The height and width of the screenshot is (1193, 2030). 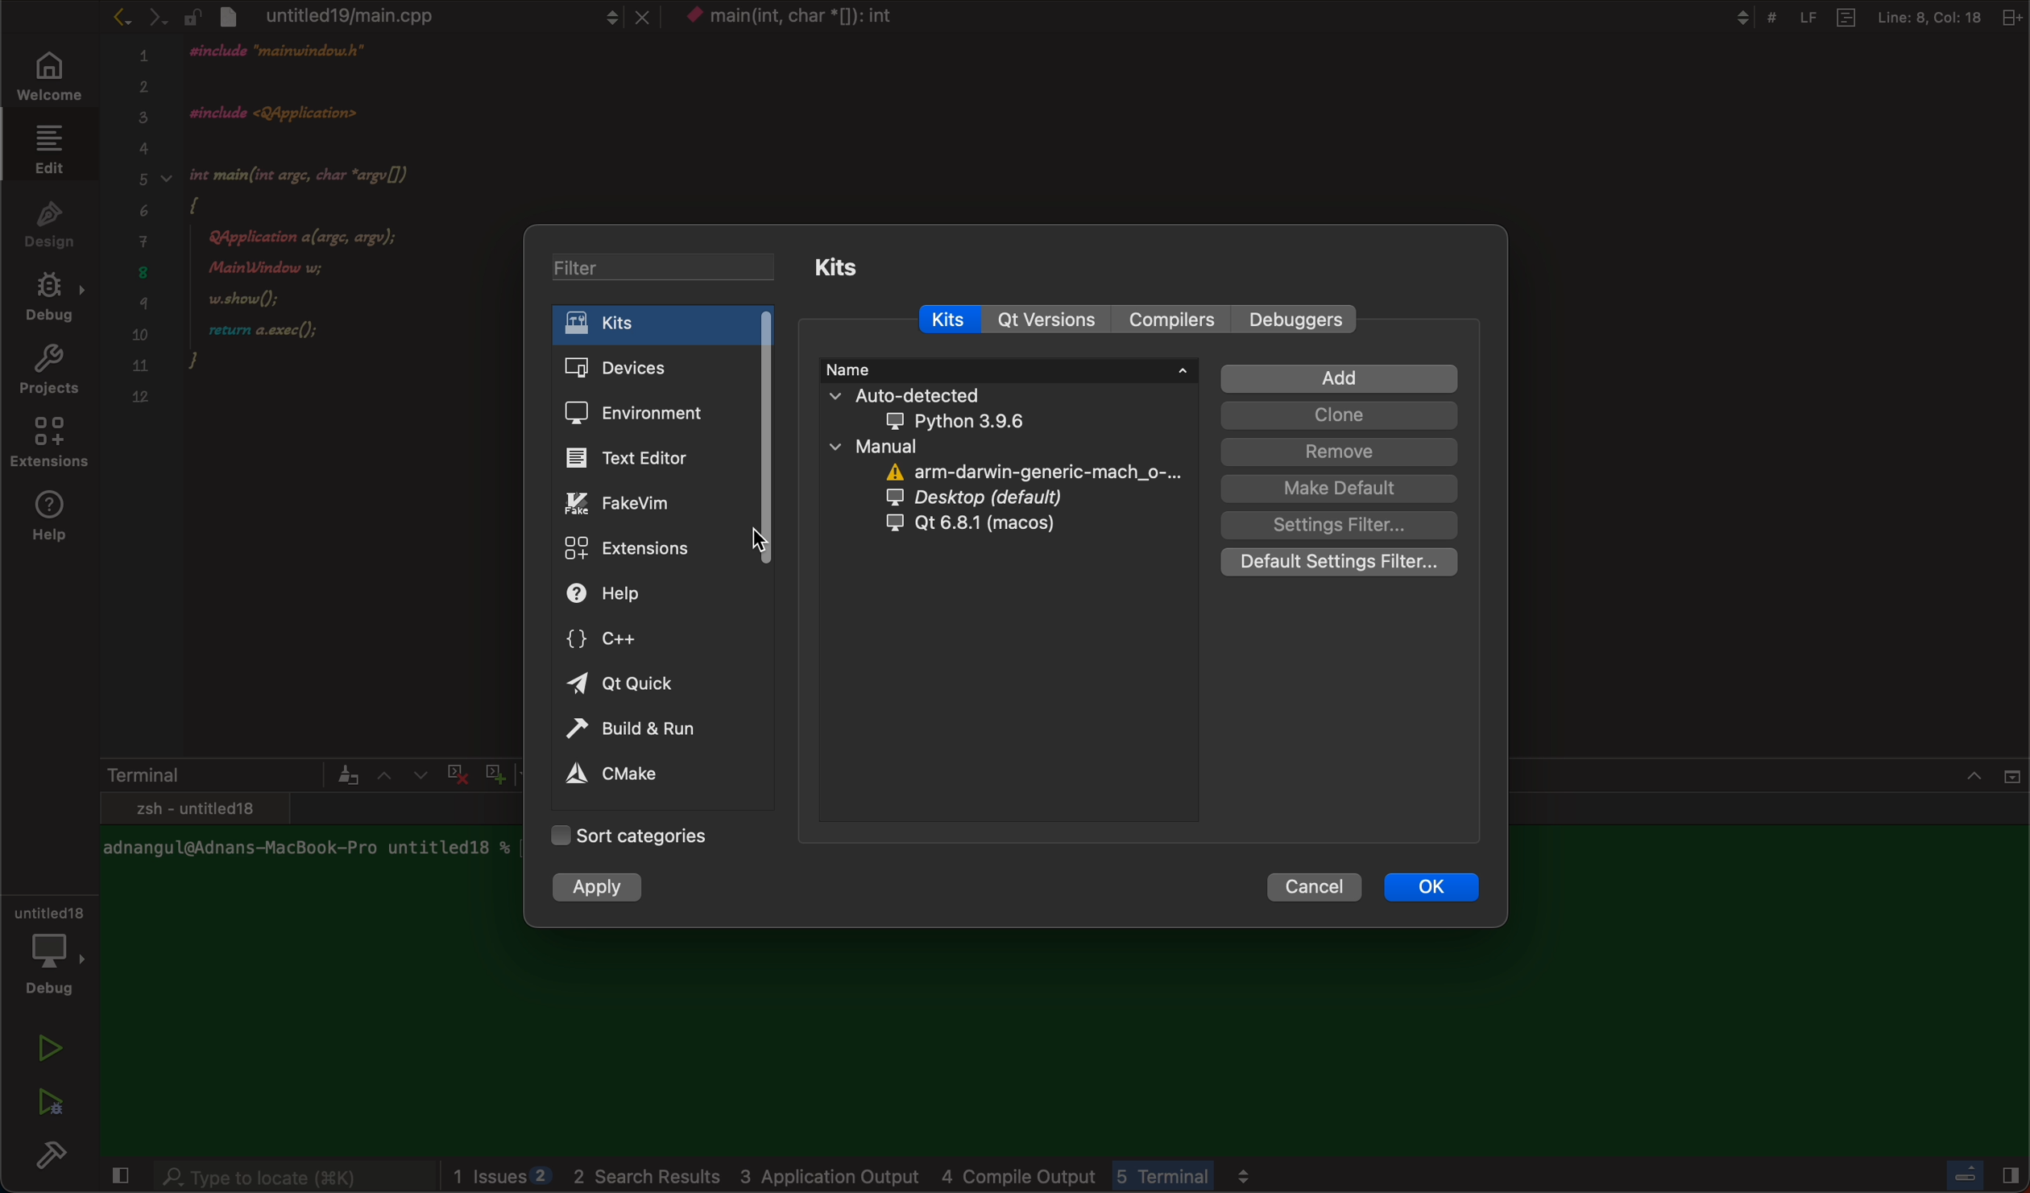 What do you see at coordinates (229, 774) in the screenshot?
I see `terminal` at bounding box center [229, 774].